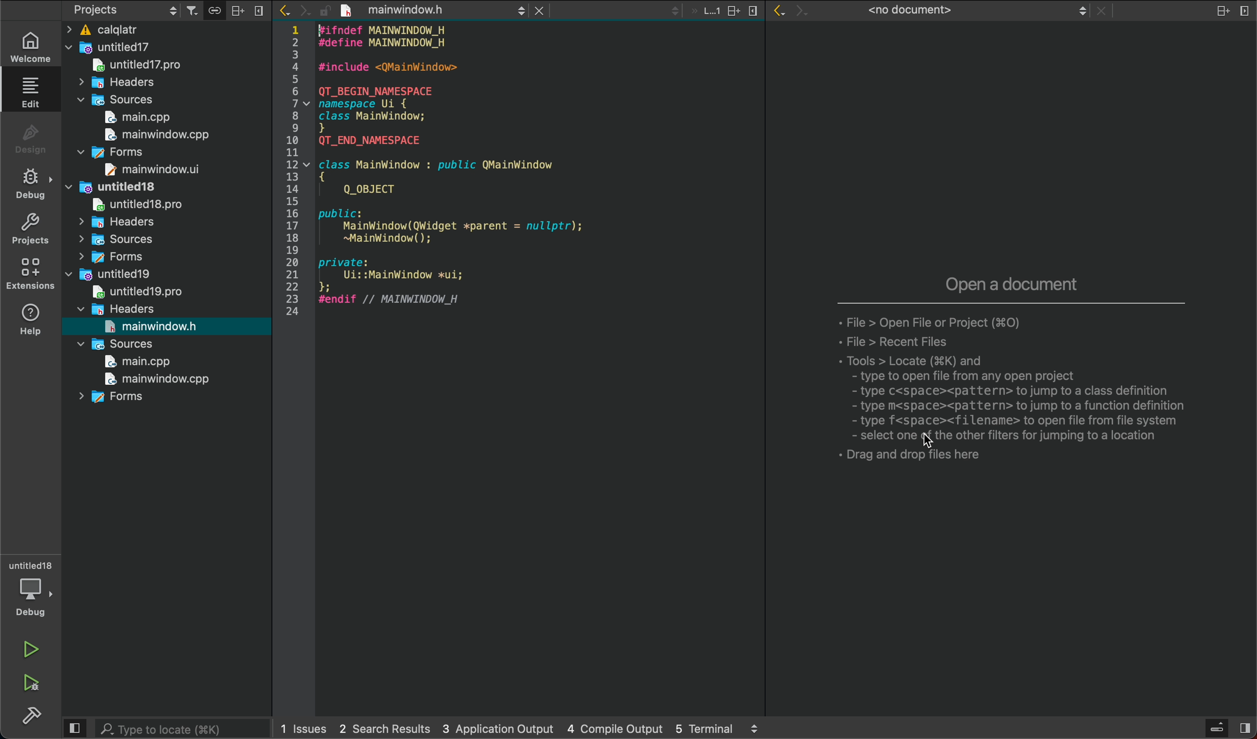 The height and width of the screenshot is (739, 1257). Describe the element at coordinates (1000, 374) in the screenshot. I see `empty tab` at that location.